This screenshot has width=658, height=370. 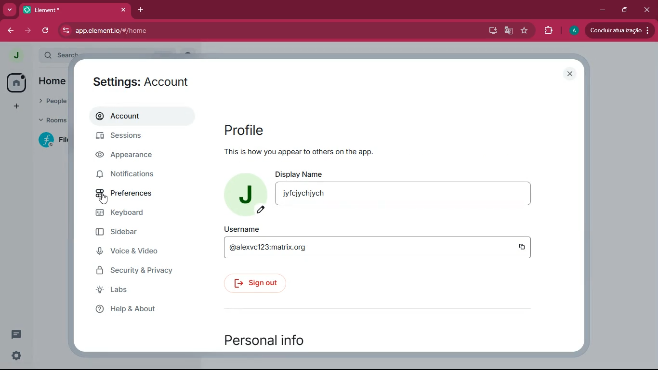 What do you see at coordinates (135, 271) in the screenshot?
I see `security & privacy` at bounding box center [135, 271].